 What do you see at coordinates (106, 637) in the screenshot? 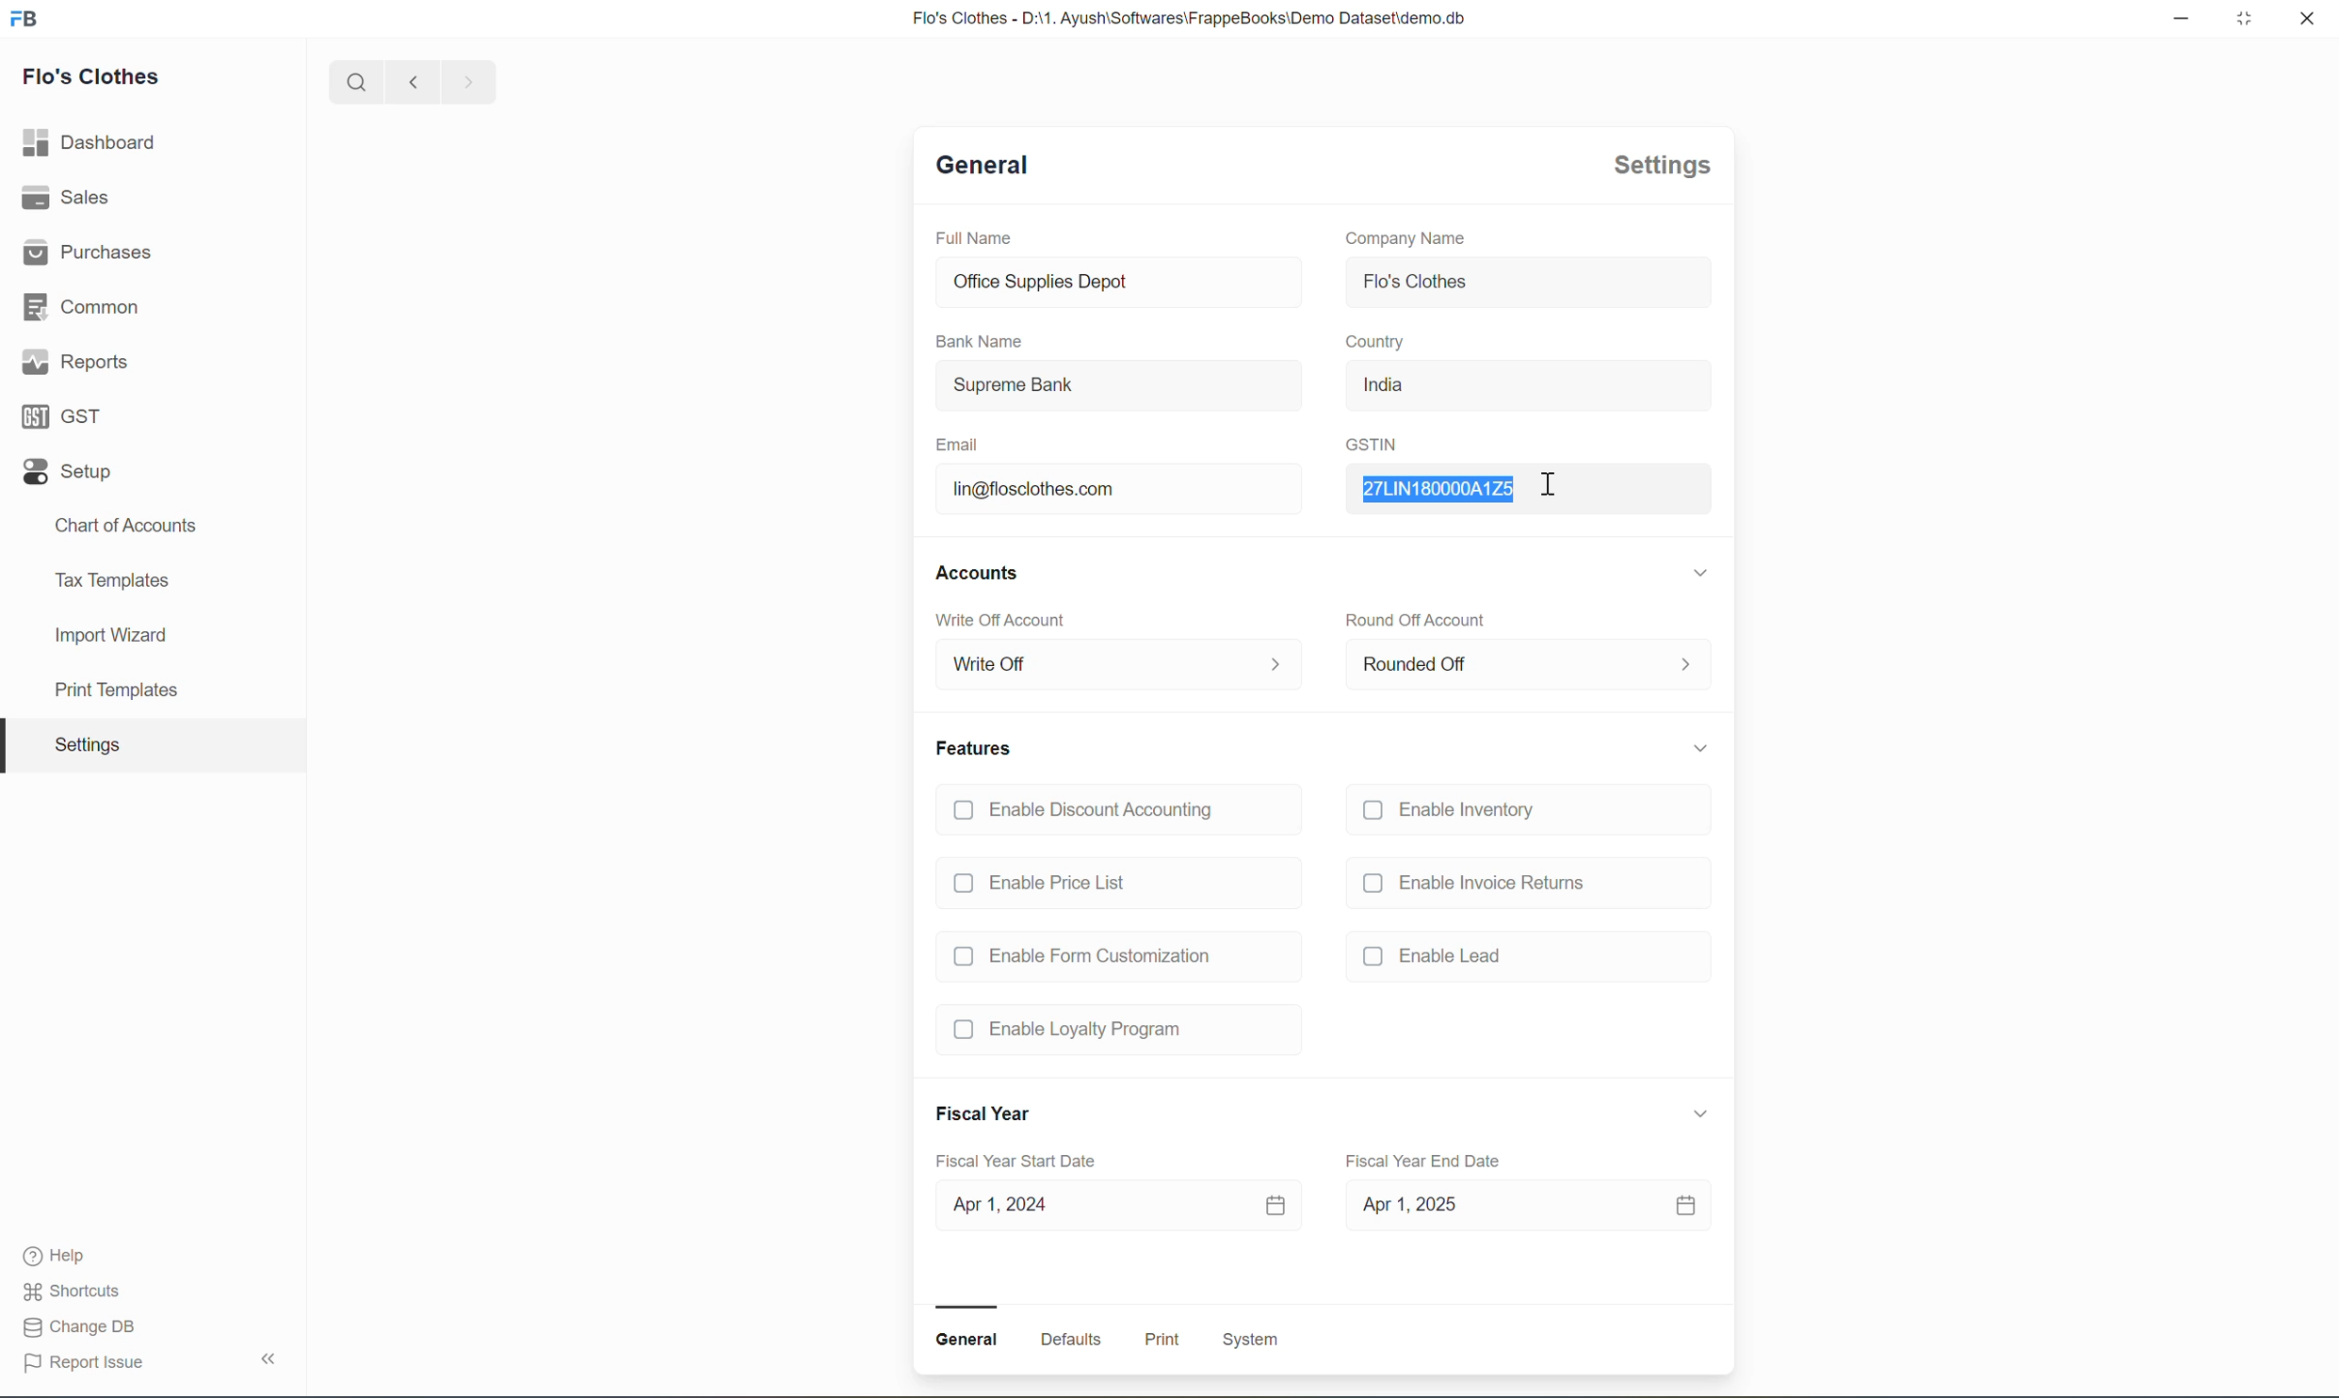
I see `Import Wizard` at bounding box center [106, 637].